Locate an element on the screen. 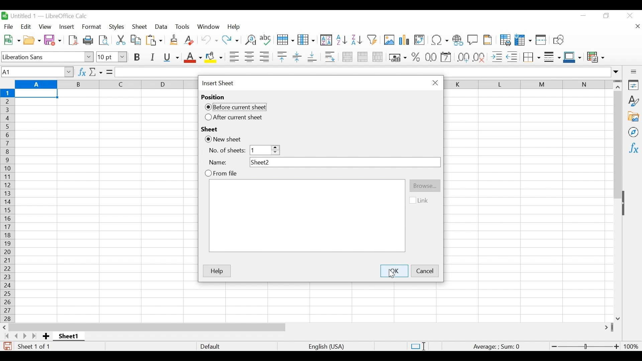  Underline is located at coordinates (171, 57).